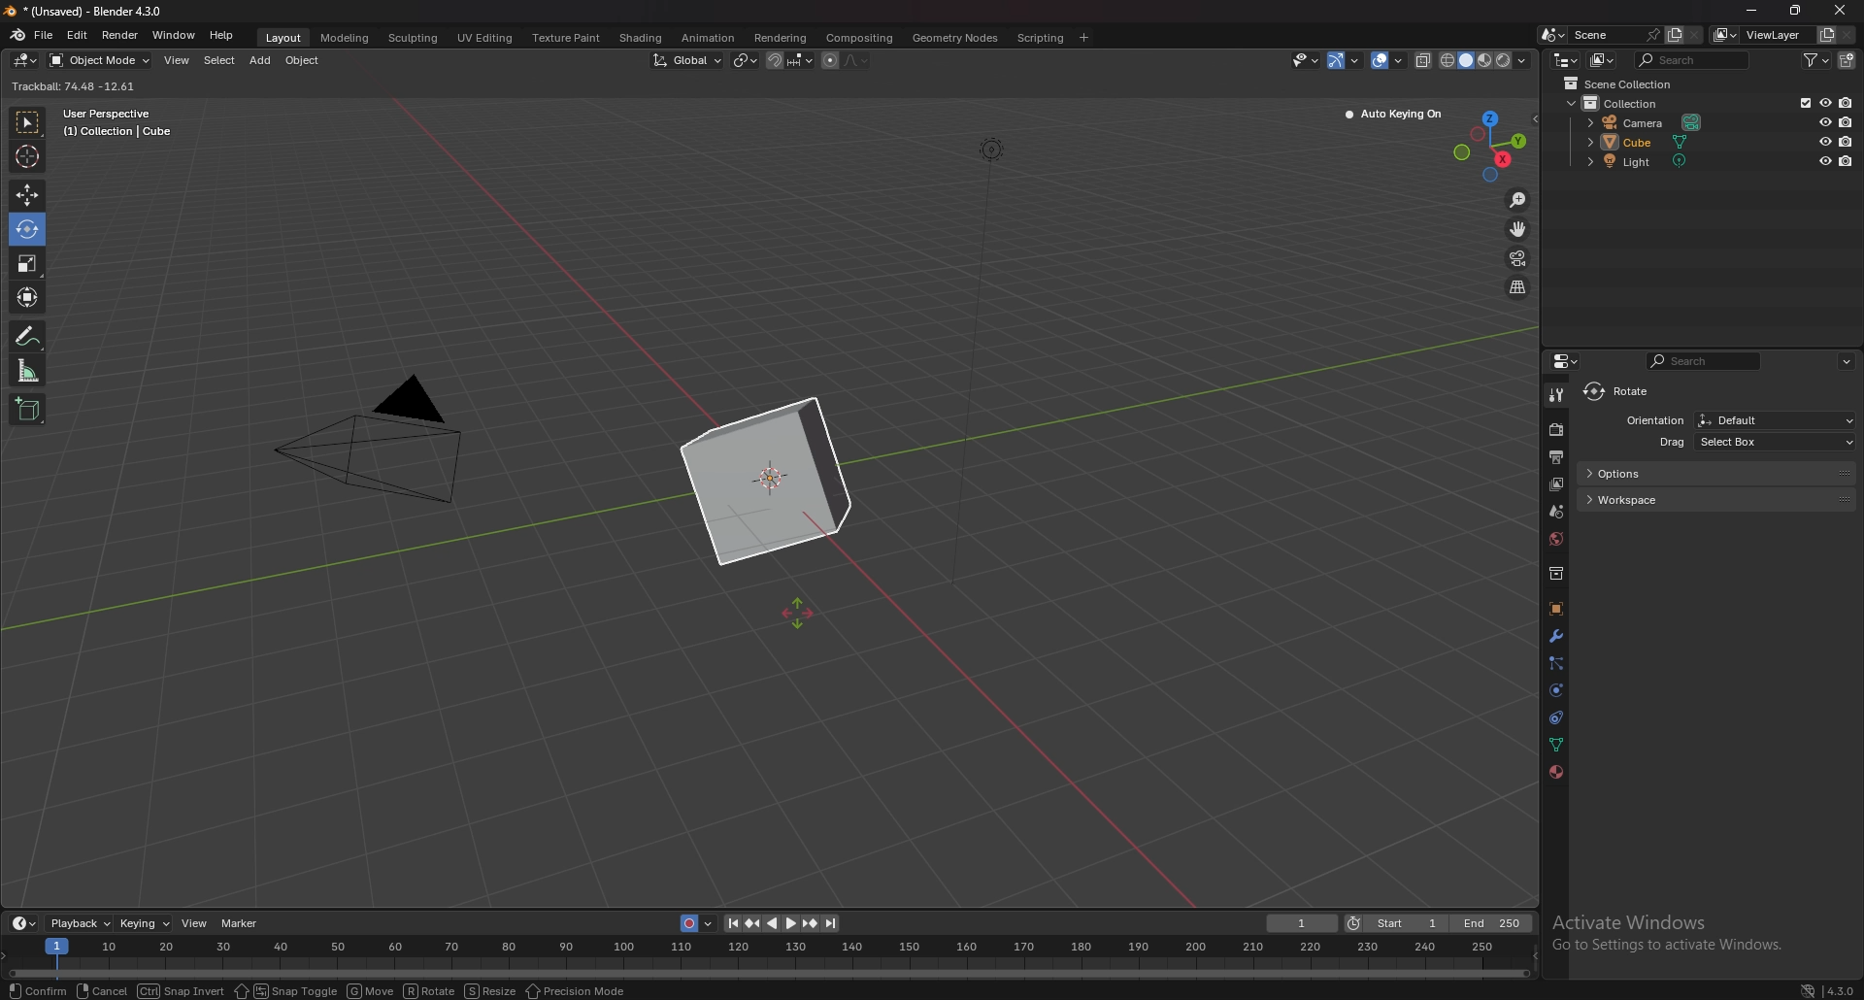 The height and width of the screenshot is (1000, 1864). What do you see at coordinates (1558, 743) in the screenshot?
I see `data` at bounding box center [1558, 743].